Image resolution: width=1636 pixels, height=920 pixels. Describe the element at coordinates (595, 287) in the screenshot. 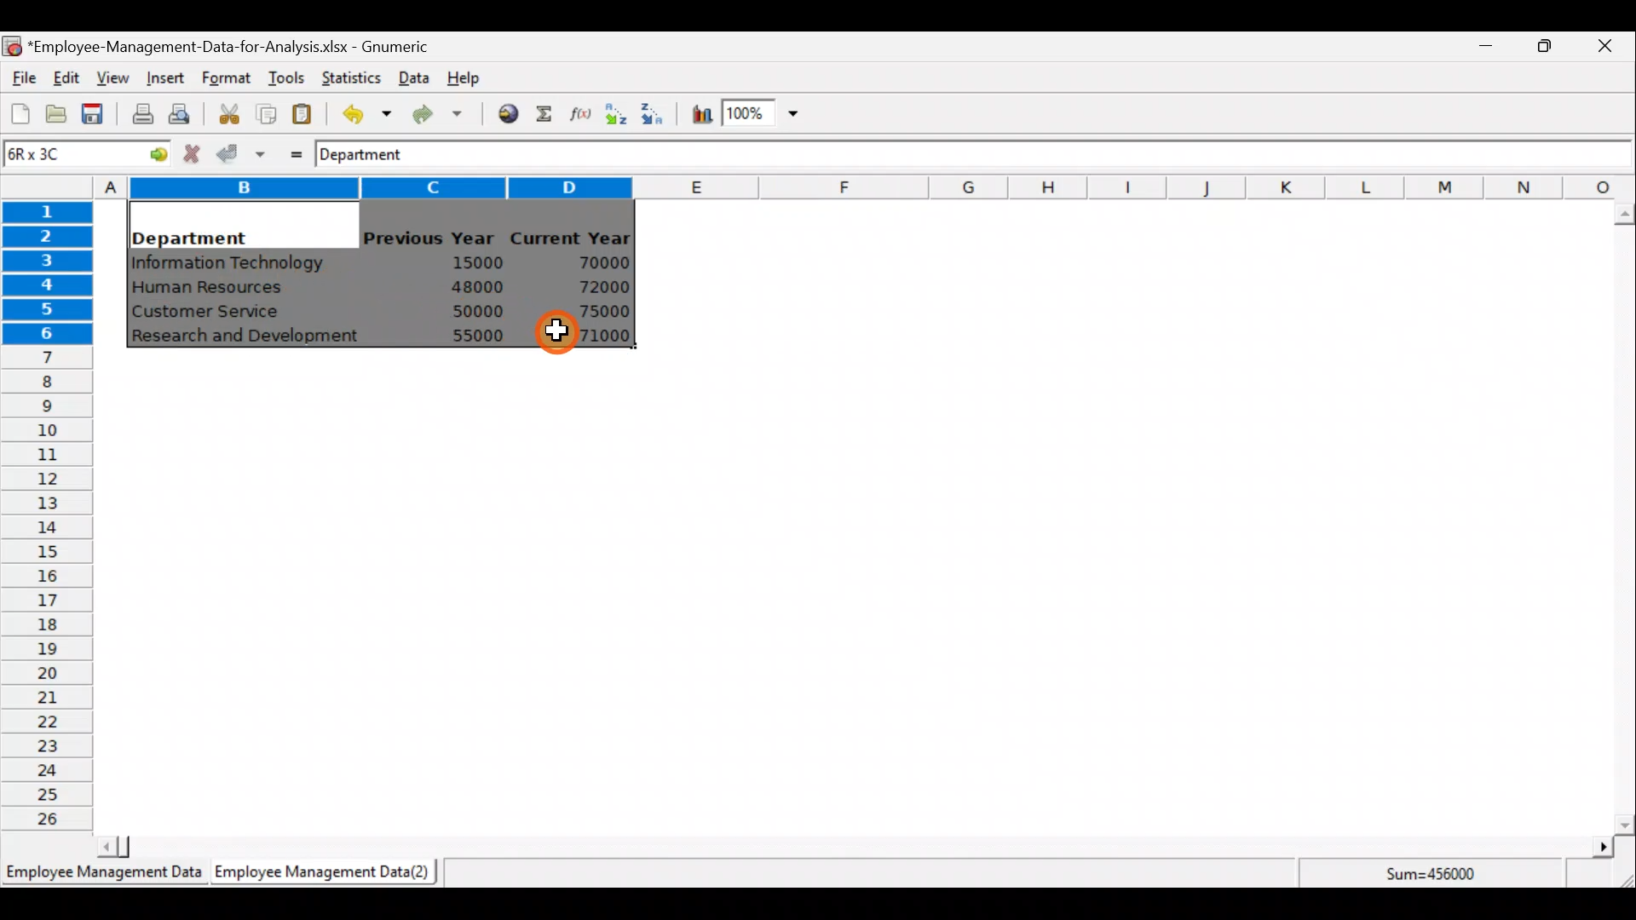

I see `72000` at that location.